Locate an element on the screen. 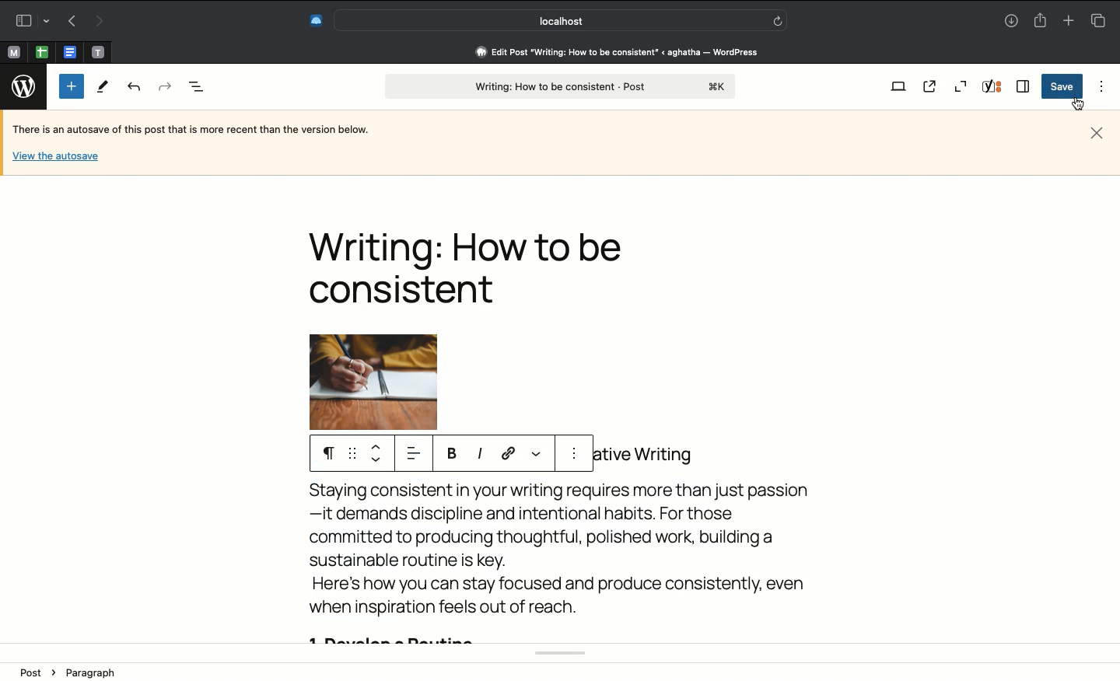  Search bar is located at coordinates (561, 20).